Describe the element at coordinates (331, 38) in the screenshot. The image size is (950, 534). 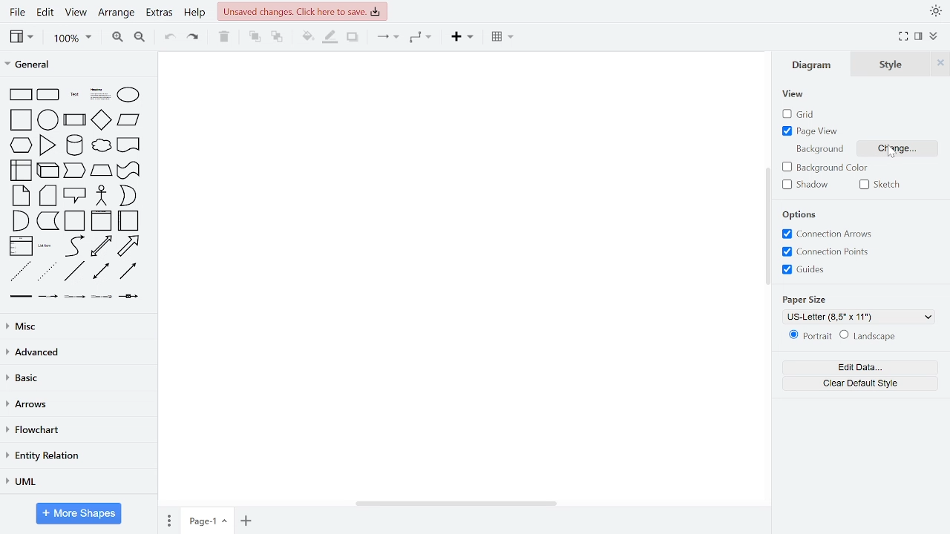
I see `fill line` at that location.